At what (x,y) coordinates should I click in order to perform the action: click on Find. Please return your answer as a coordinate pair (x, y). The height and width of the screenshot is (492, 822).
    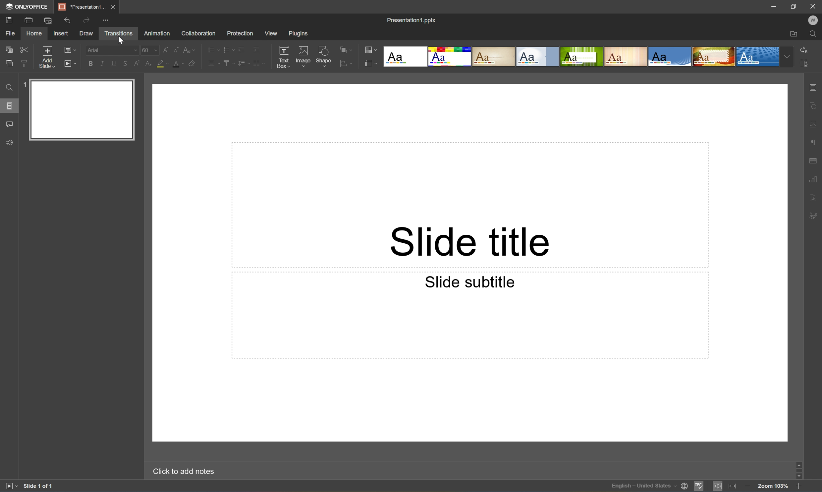
    Looking at the image, I should click on (9, 88).